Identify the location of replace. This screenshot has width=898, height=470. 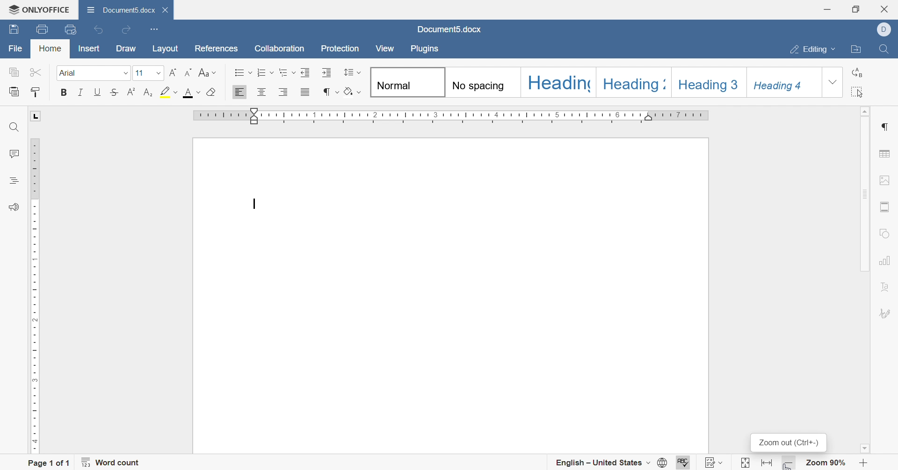
(861, 71).